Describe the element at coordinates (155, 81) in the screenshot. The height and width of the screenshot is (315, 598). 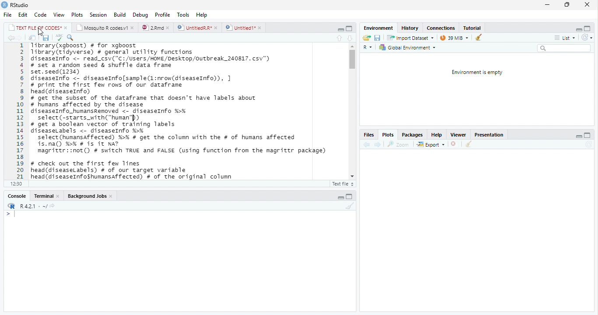
I see `library(xgboost) # for xgboost
Tibrary(tidyverse) # general utility functions
diseaseInfo <- read_csv("C:/users/HOME/Desktop/outbreak 240817. csv")
# set a random seed & shuffle data frame
set.seed(1234)
diseaseInfo <- diseaseInfolsample(1:nrow(diseaseInfo)),
# print the first few rows of our dataframe
head(diseaselnfo)
# get the subset of the dataframe that doesn't have labels about
# humans affected by the disease
diseaseInfo_humansRenoved <- diseaseInfo %-%
celect(-<tarte with("human"b)` at that location.